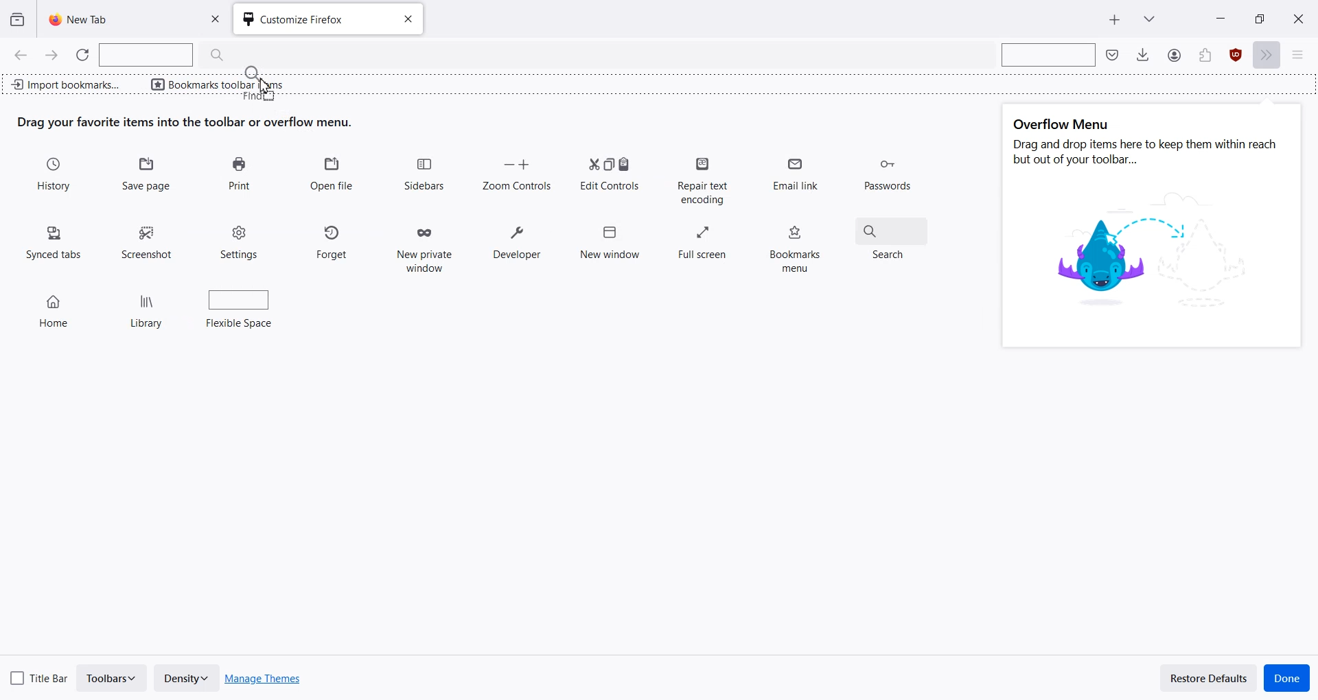 This screenshot has width=1318, height=700. I want to click on Developer, so click(517, 244).